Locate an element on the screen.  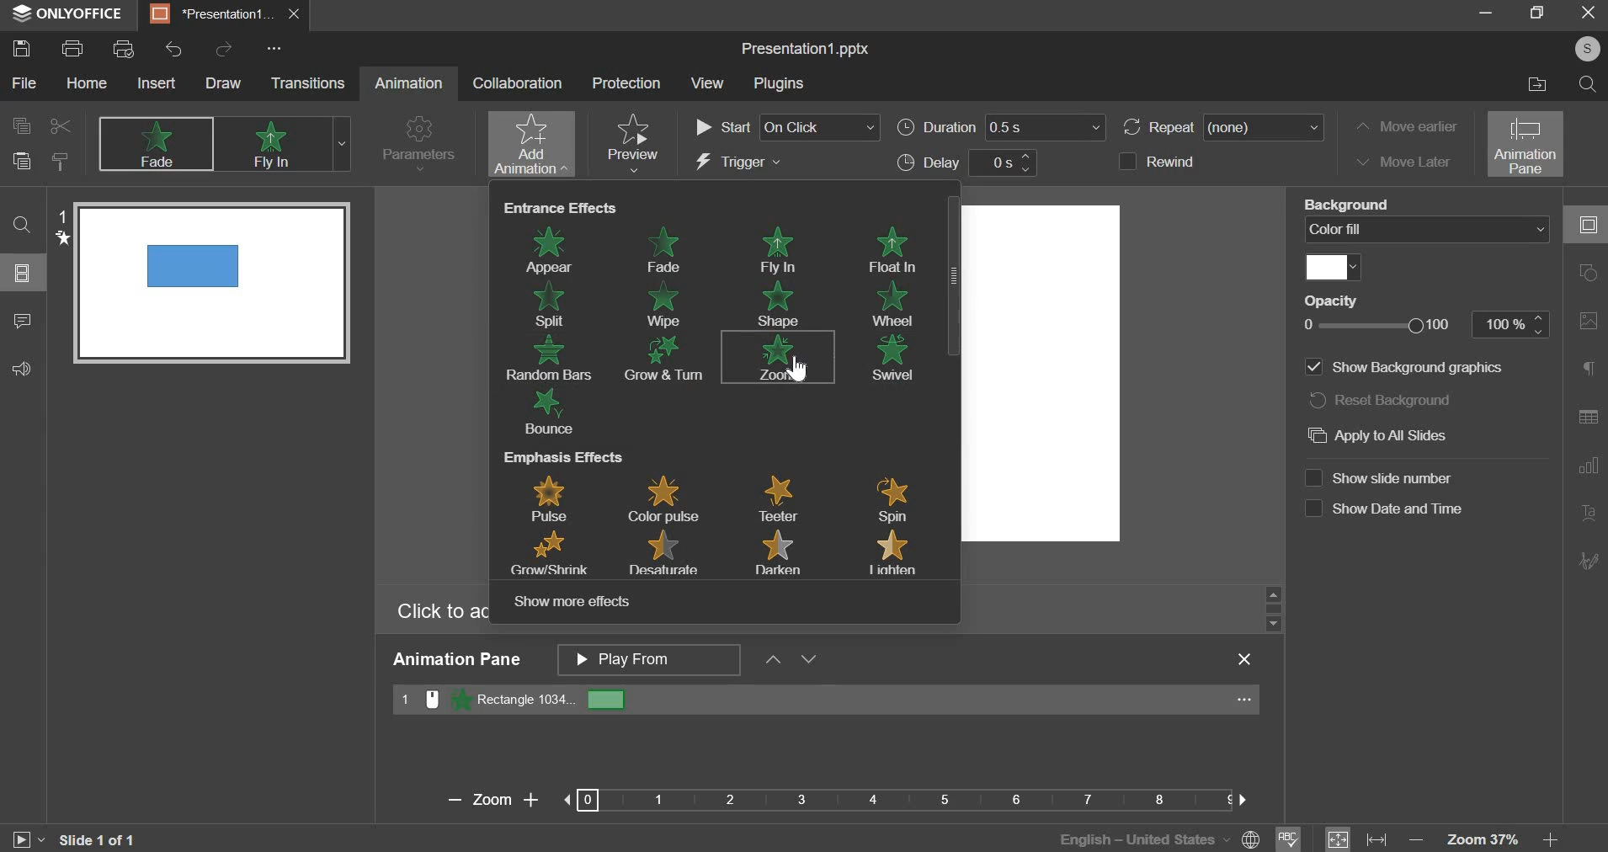
paste is located at coordinates (22, 162).